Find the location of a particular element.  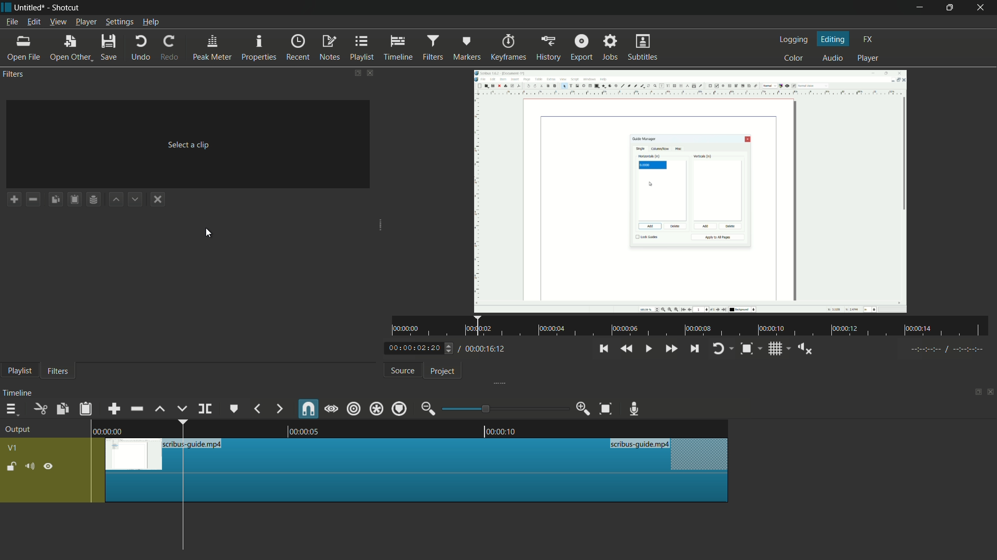

snap is located at coordinates (308, 409).